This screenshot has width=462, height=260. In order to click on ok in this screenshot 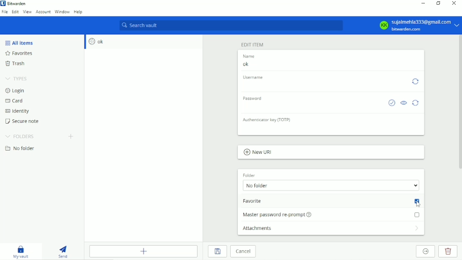, I will do `click(143, 41)`.